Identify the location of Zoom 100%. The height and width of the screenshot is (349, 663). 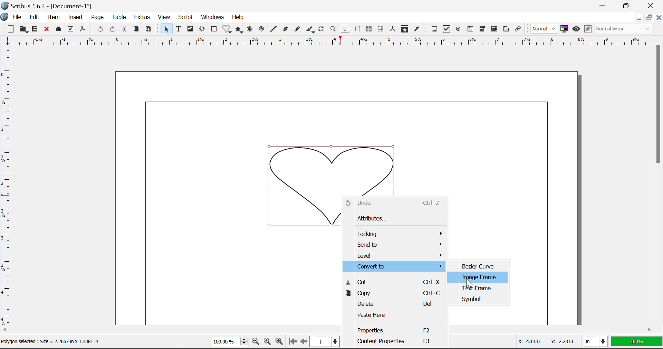
(228, 342).